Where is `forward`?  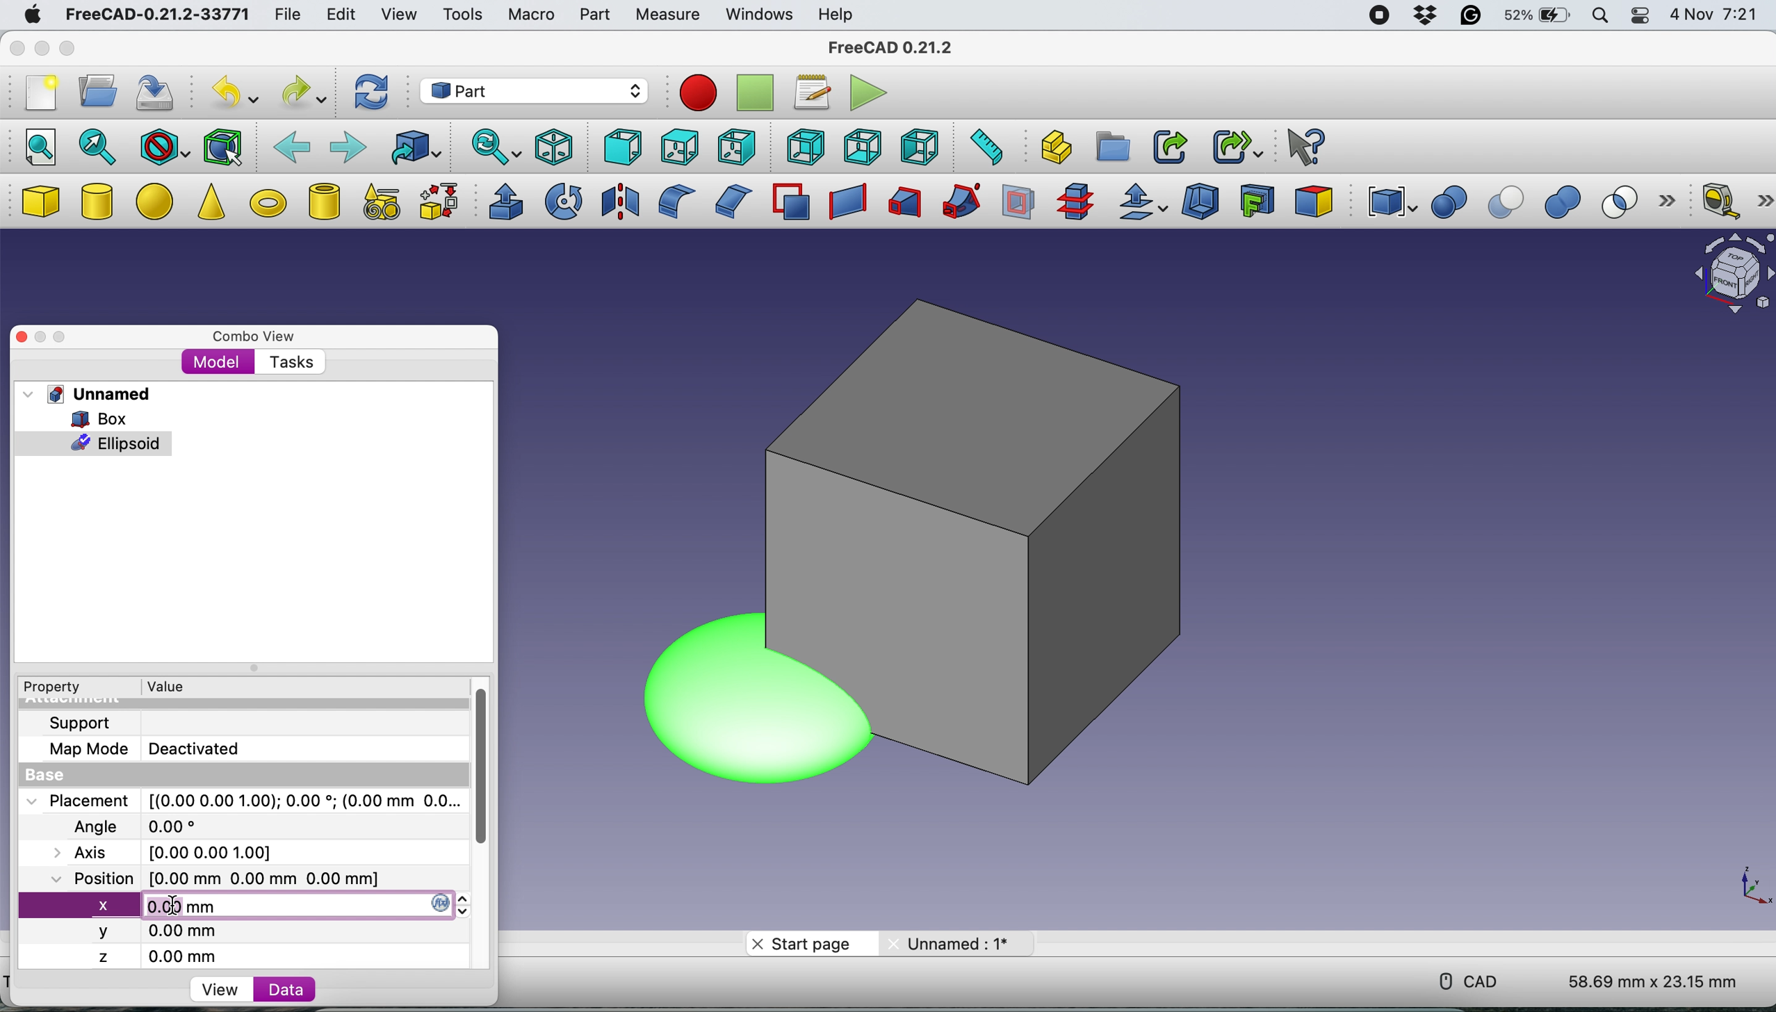 forward is located at coordinates (346, 145).